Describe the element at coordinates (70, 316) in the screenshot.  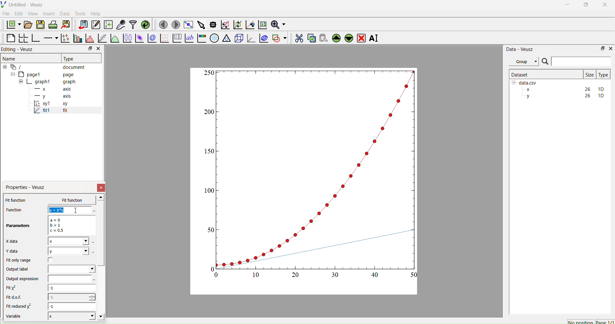
I see `X ` at that location.